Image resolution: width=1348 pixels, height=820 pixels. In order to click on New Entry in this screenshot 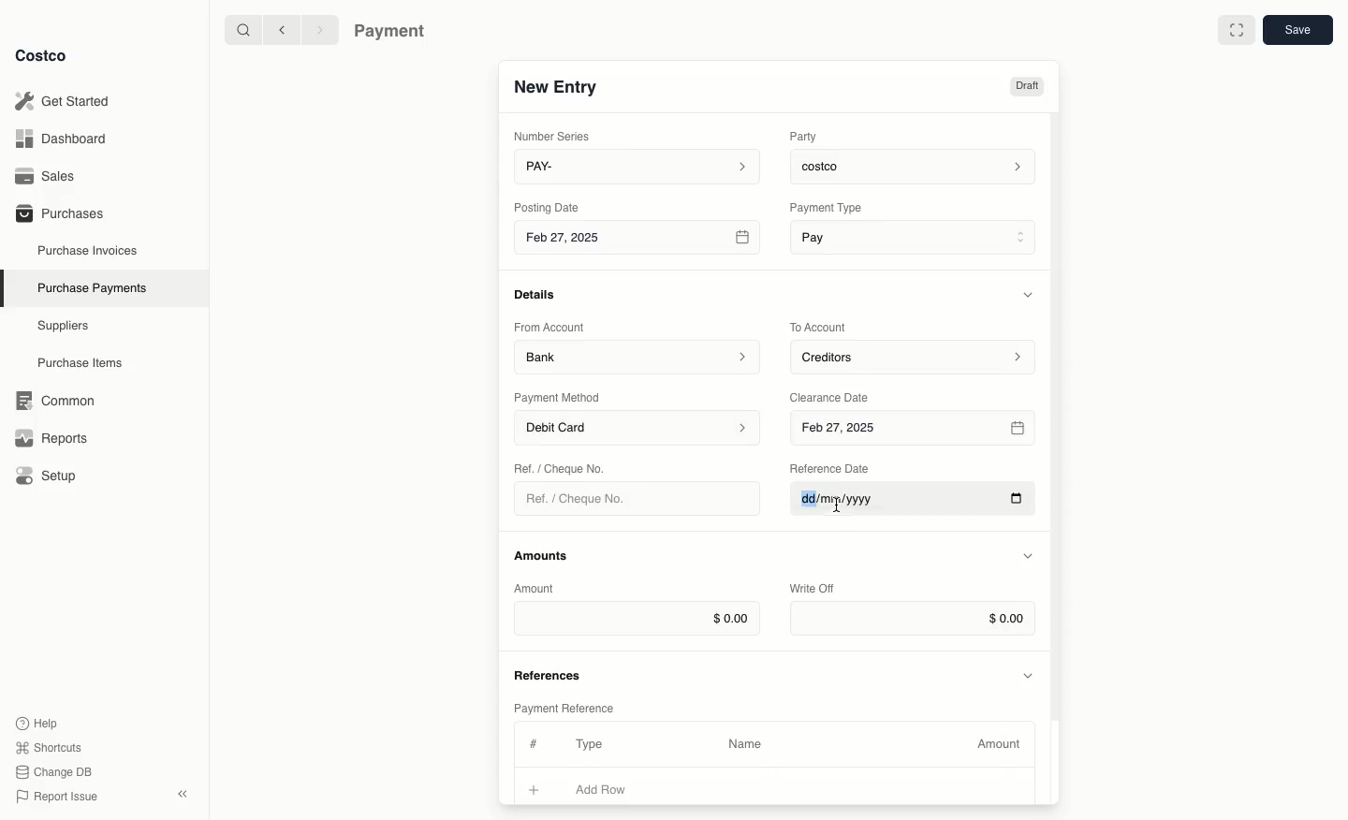, I will do `click(557, 86)`.